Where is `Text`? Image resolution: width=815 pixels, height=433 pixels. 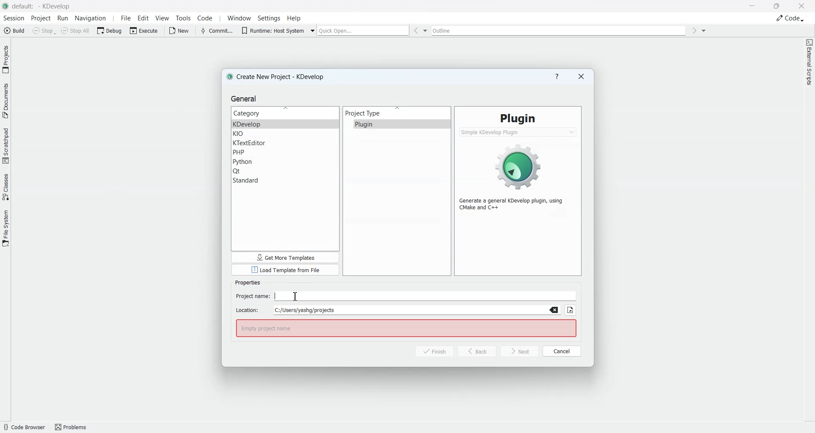 Text is located at coordinates (406, 328).